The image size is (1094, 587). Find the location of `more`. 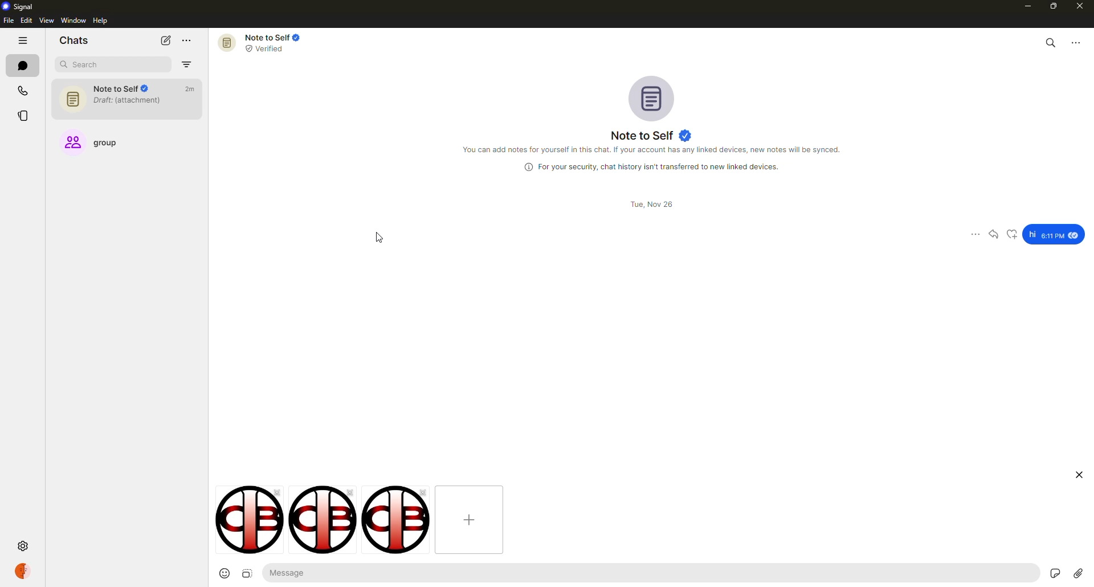

more is located at coordinates (972, 234).